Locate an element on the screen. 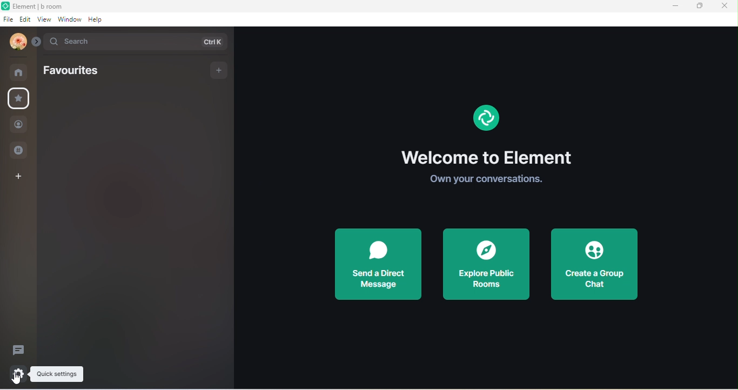  window is located at coordinates (70, 20).